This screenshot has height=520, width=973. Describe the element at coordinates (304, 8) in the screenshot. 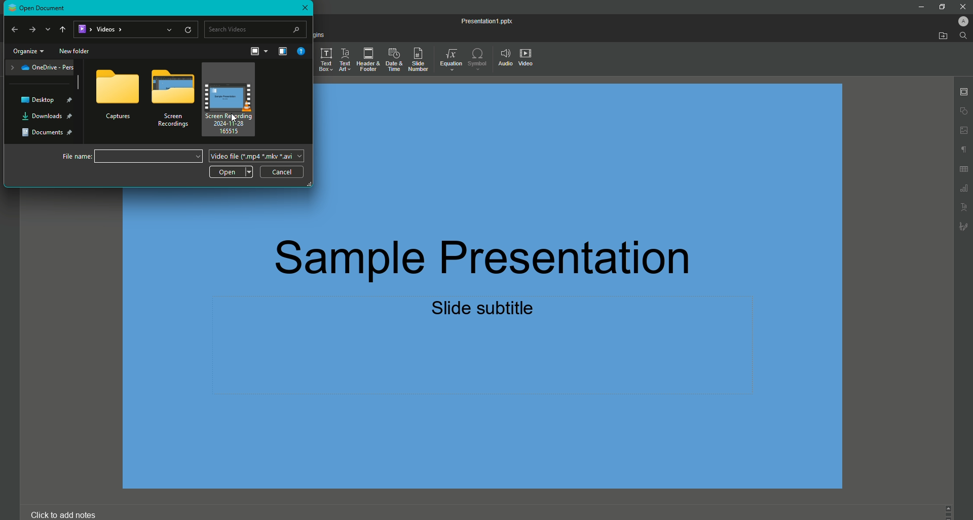

I see `Close` at that location.